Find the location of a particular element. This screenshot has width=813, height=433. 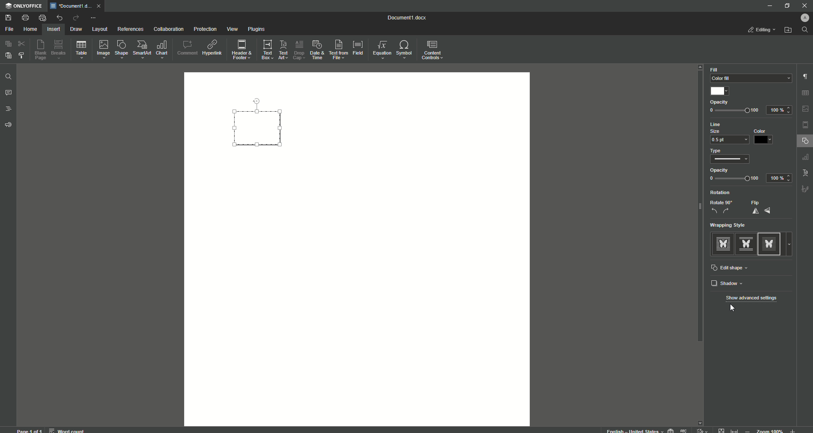

track changes is located at coordinates (702, 430).